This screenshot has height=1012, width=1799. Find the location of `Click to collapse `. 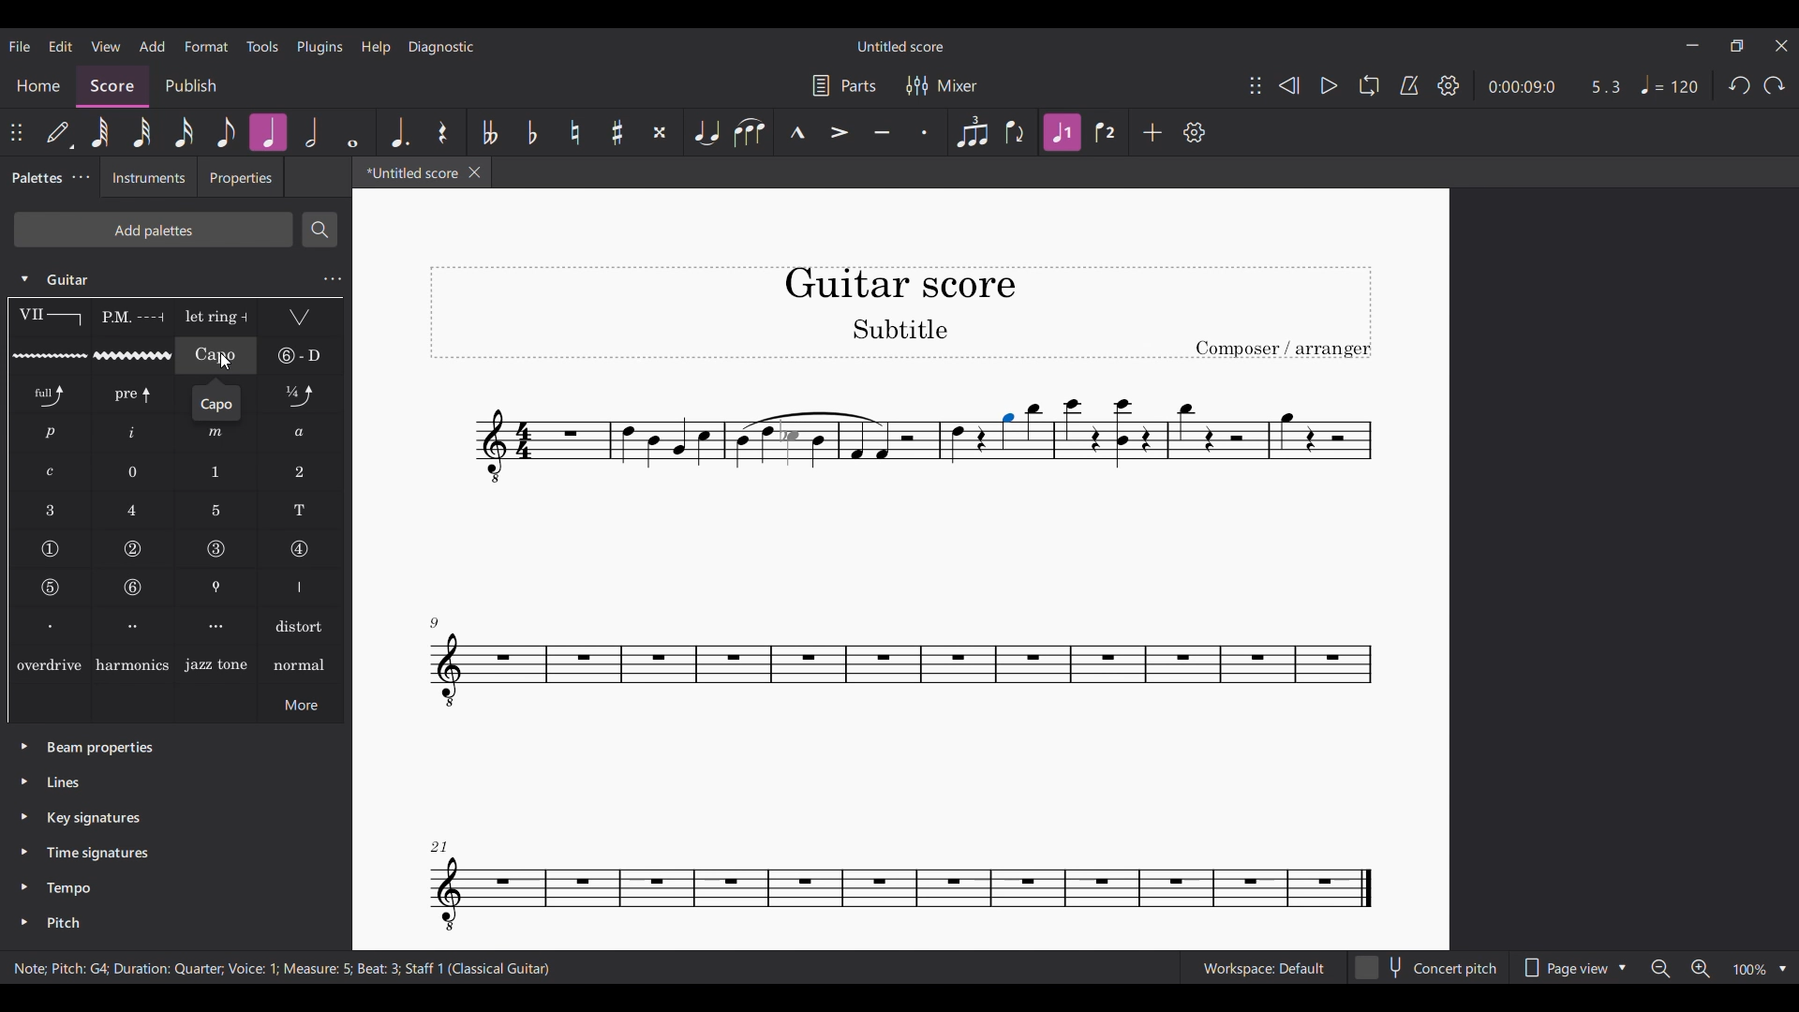

Click to collapse  is located at coordinates (24, 279).